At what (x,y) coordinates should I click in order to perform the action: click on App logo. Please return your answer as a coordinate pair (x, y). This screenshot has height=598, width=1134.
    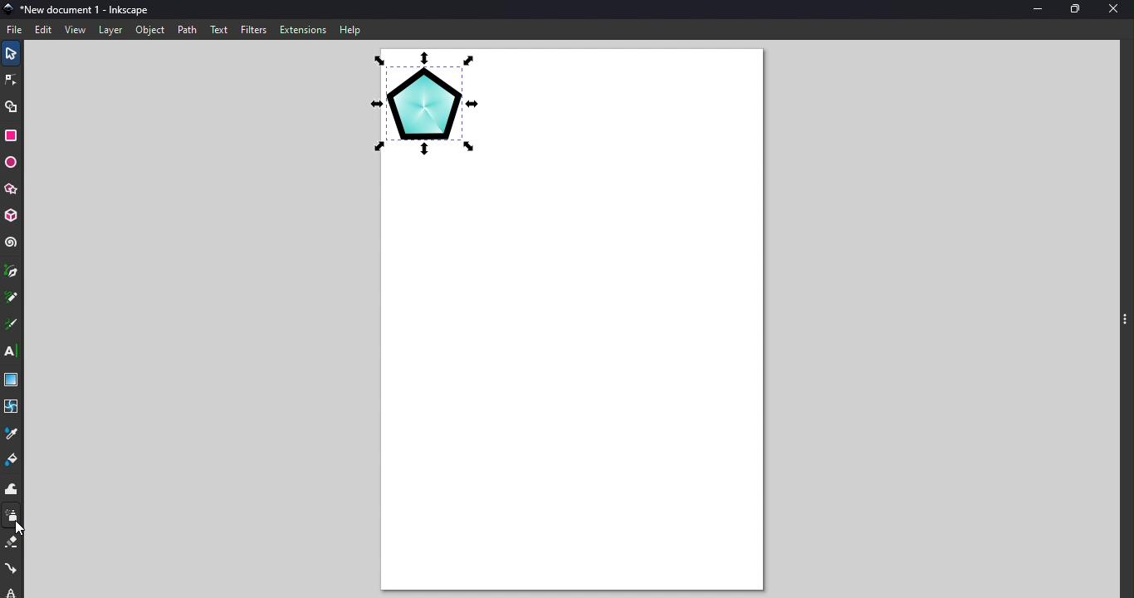
    Looking at the image, I should click on (7, 7).